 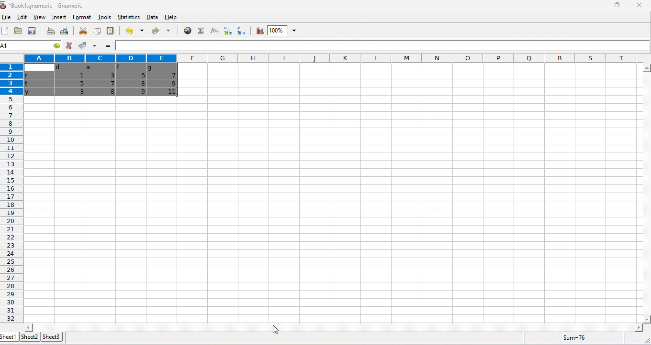 I want to click on cell functions, so click(x=52, y=46).